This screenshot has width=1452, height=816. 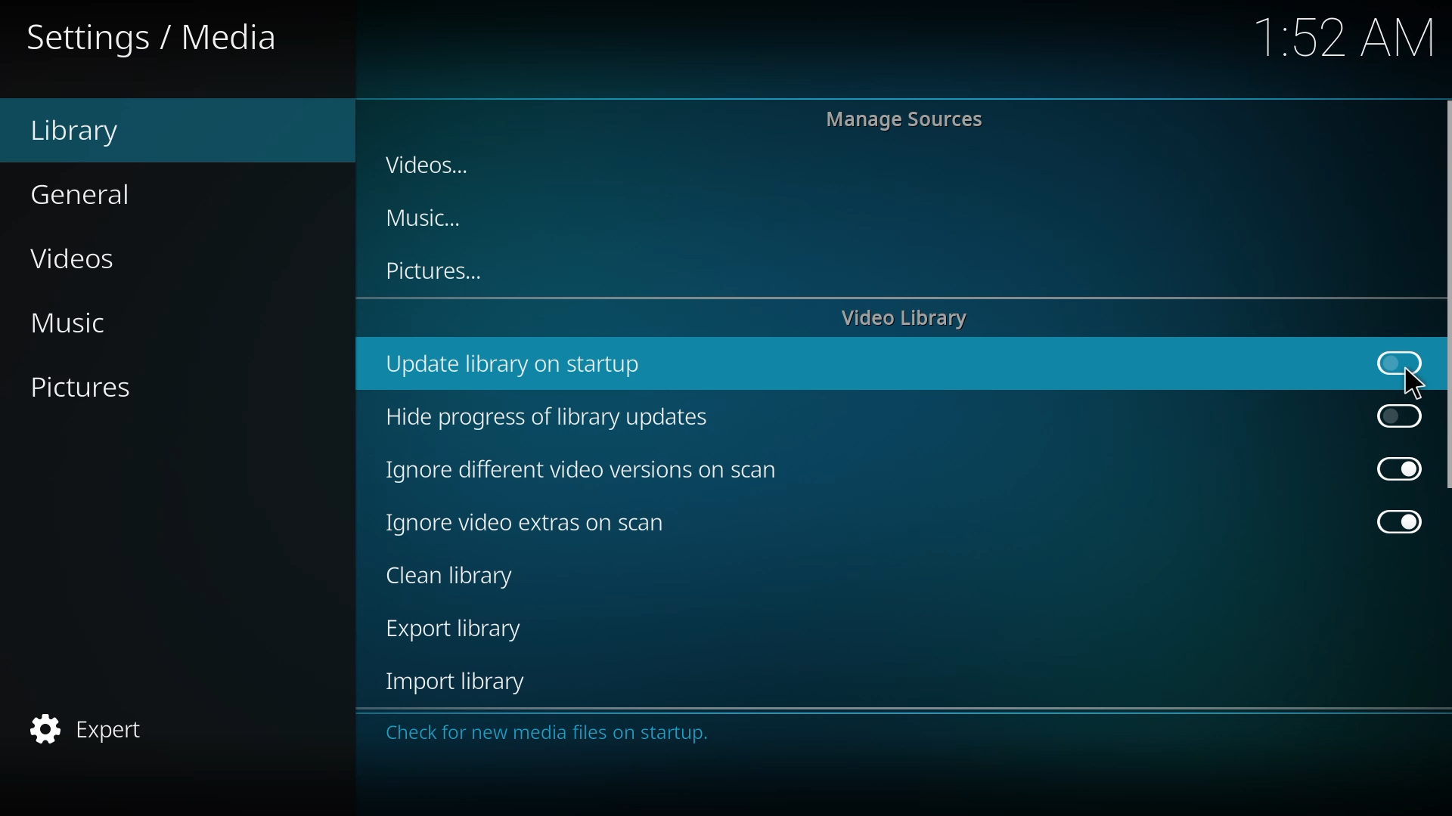 What do you see at coordinates (1391, 360) in the screenshot?
I see `click to enable` at bounding box center [1391, 360].